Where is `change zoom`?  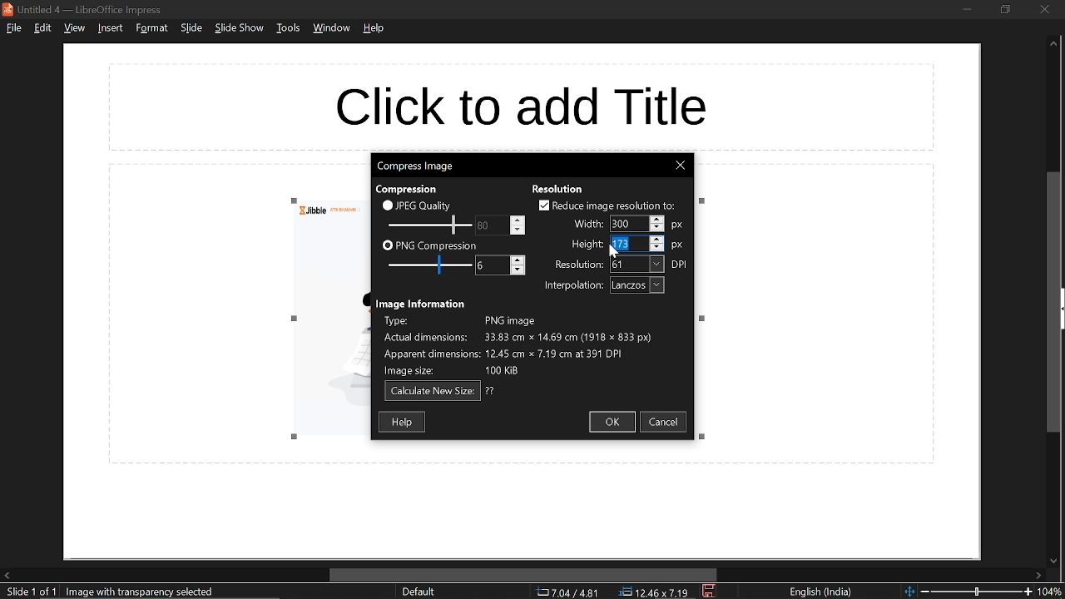
change zoom is located at coordinates (967, 592).